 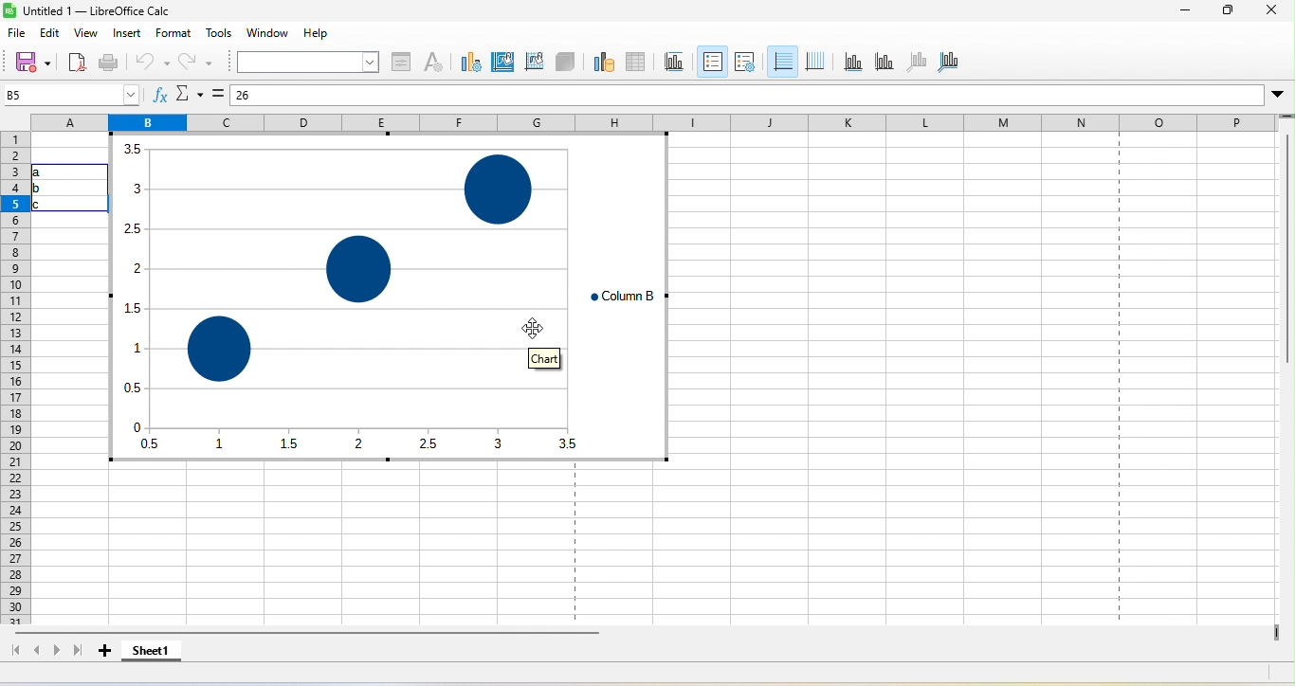 I want to click on add new sheet , so click(x=105, y=656).